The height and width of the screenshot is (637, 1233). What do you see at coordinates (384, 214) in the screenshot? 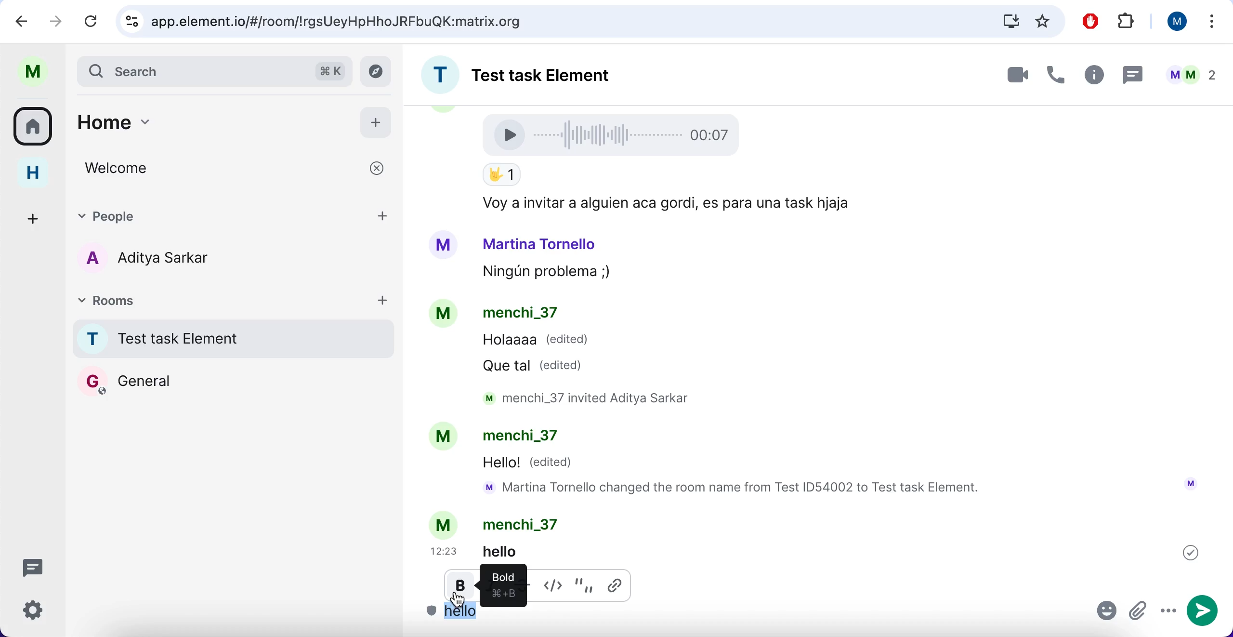
I see `add` at bounding box center [384, 214].